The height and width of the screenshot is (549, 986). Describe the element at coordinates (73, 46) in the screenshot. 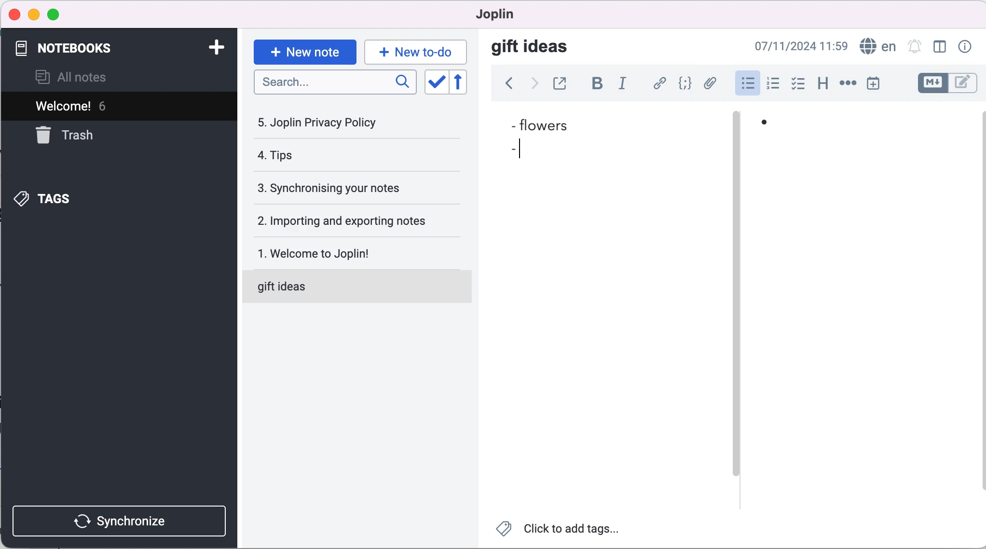

I see `notebooks` at that location.